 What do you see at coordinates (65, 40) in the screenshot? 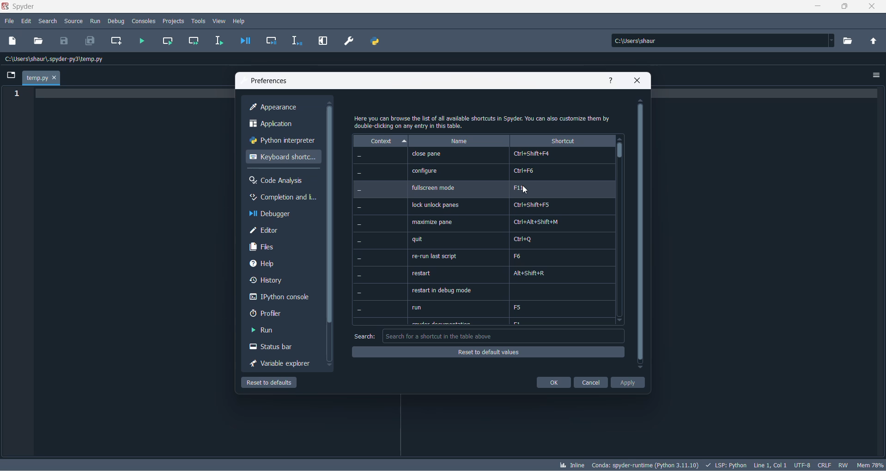
I see `save` at bounding box center [65, 40].